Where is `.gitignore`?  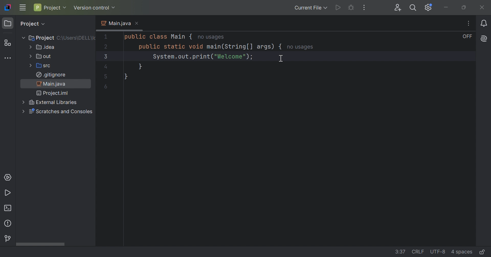 .gitignore is located at coordinates (51, 75).